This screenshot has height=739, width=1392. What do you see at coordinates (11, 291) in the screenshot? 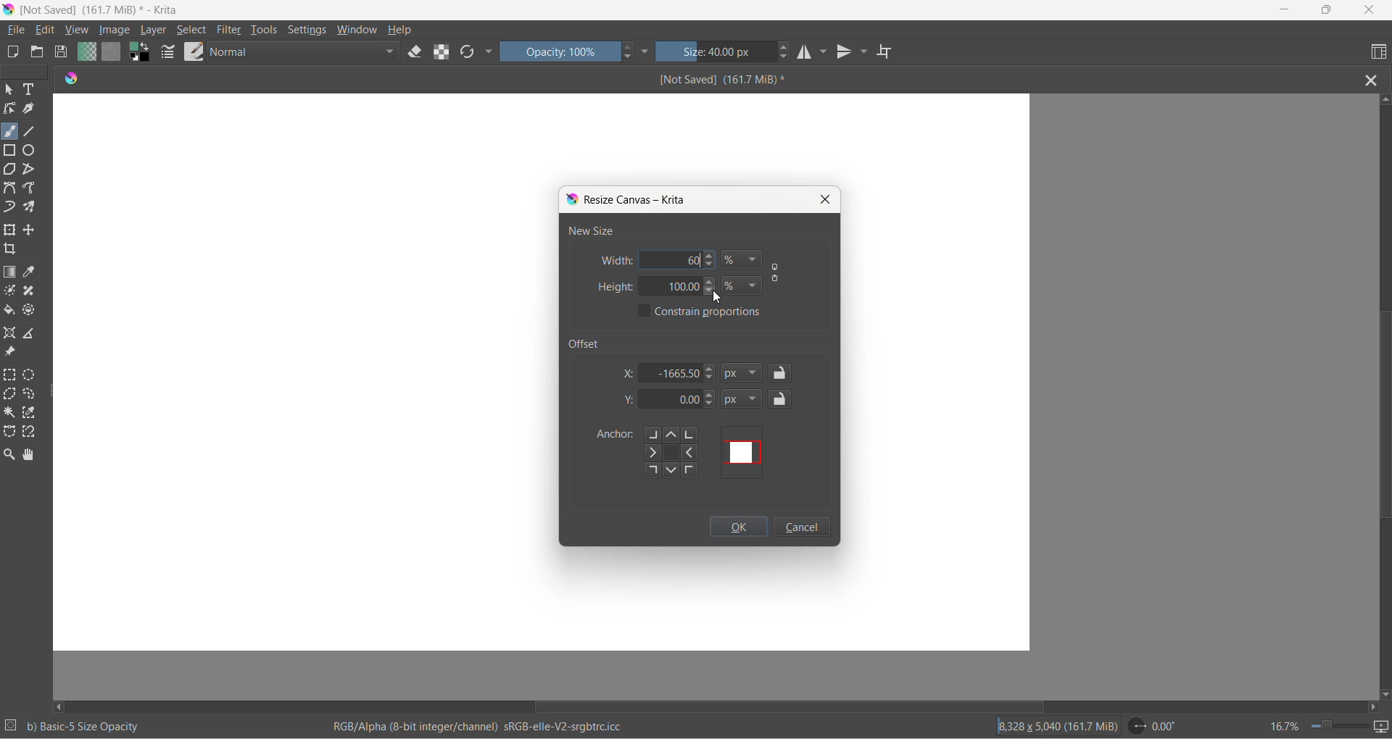
I see `colorize mask tool` at bounding box center [11, 291].